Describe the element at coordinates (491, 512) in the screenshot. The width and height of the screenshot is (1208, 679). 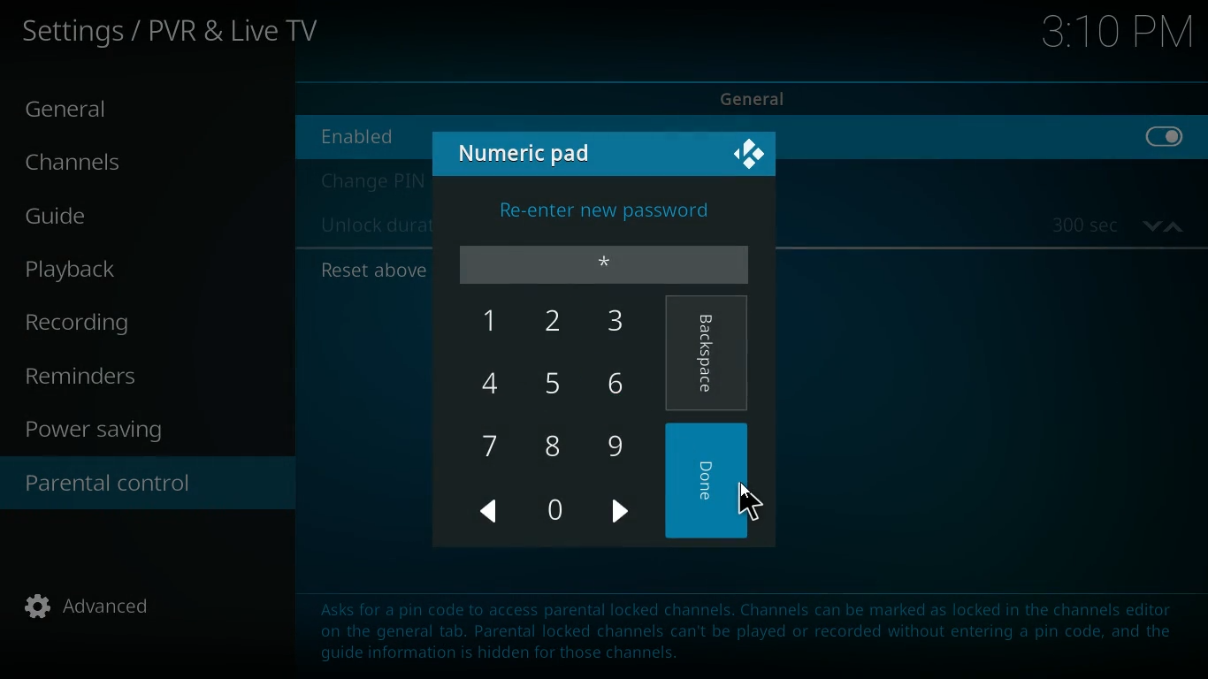
I see `left` at that location.